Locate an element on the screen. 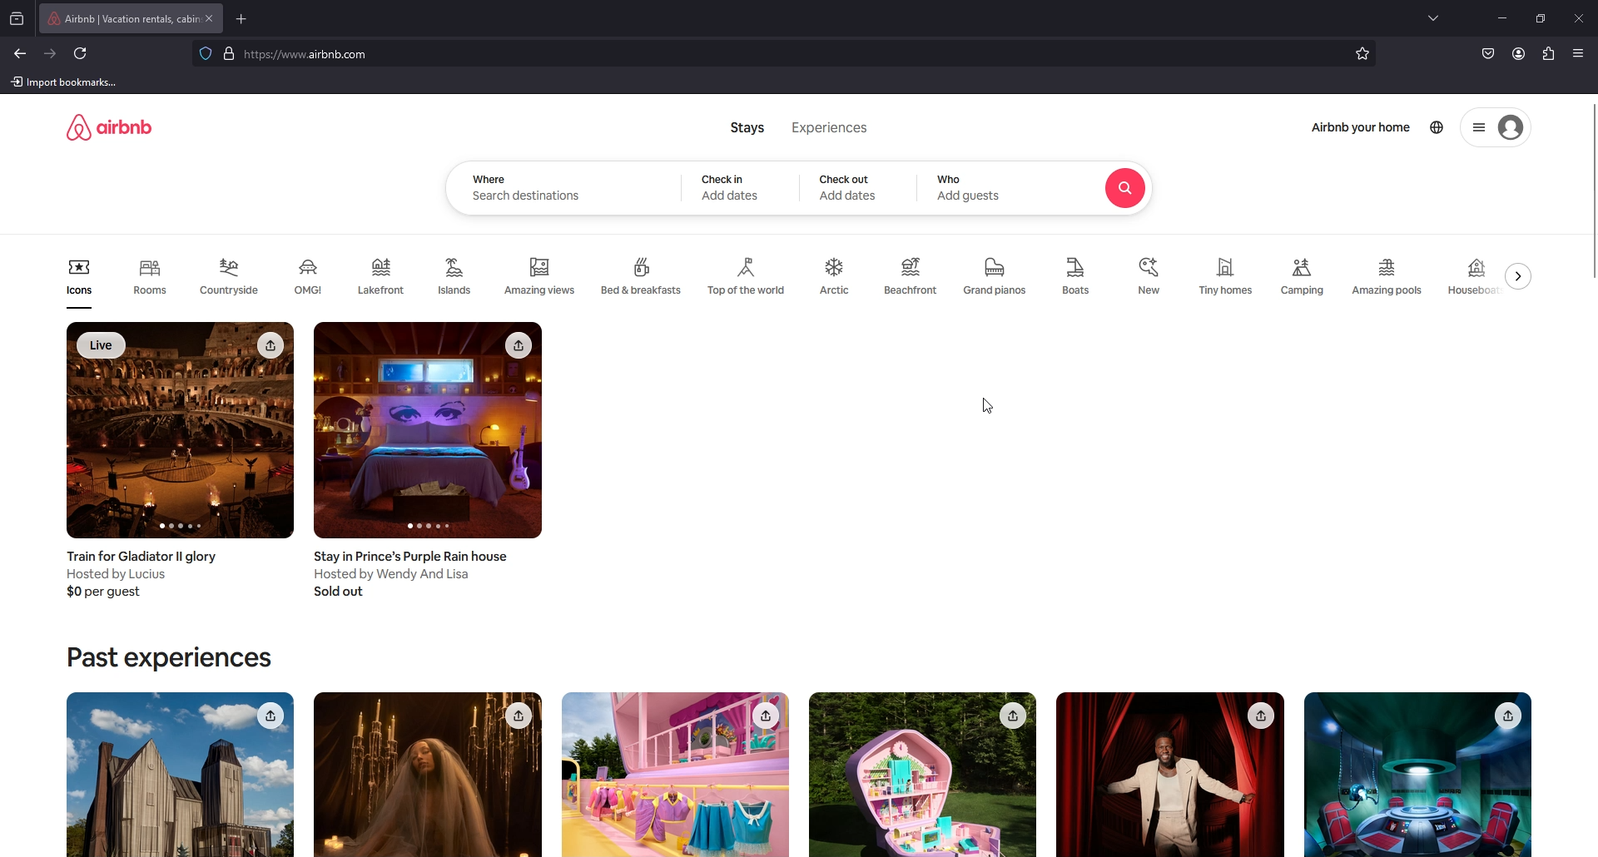 The image size is (1598, 857). Airbnb your home is located at coordinates (1362, 129).